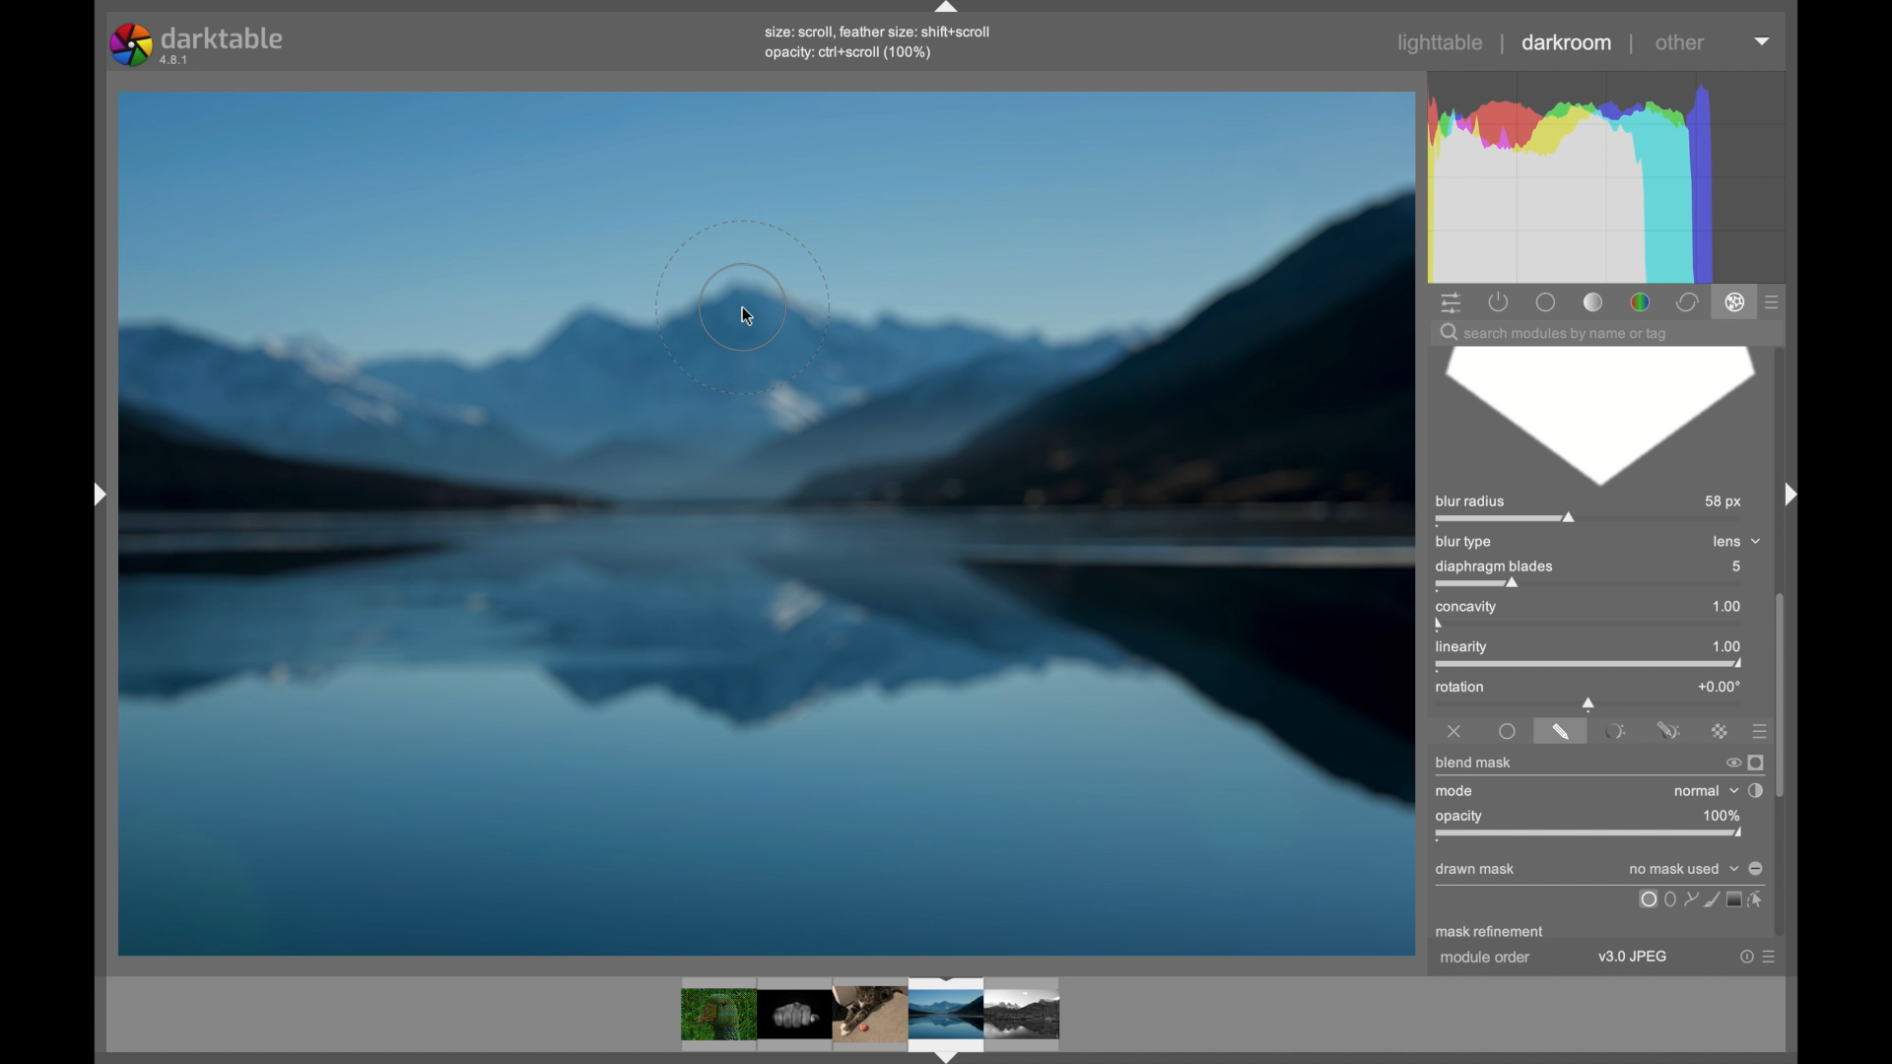  Describe the element at coordinates (1719, 729) in the screenshot. I see `rastermask` at that location.